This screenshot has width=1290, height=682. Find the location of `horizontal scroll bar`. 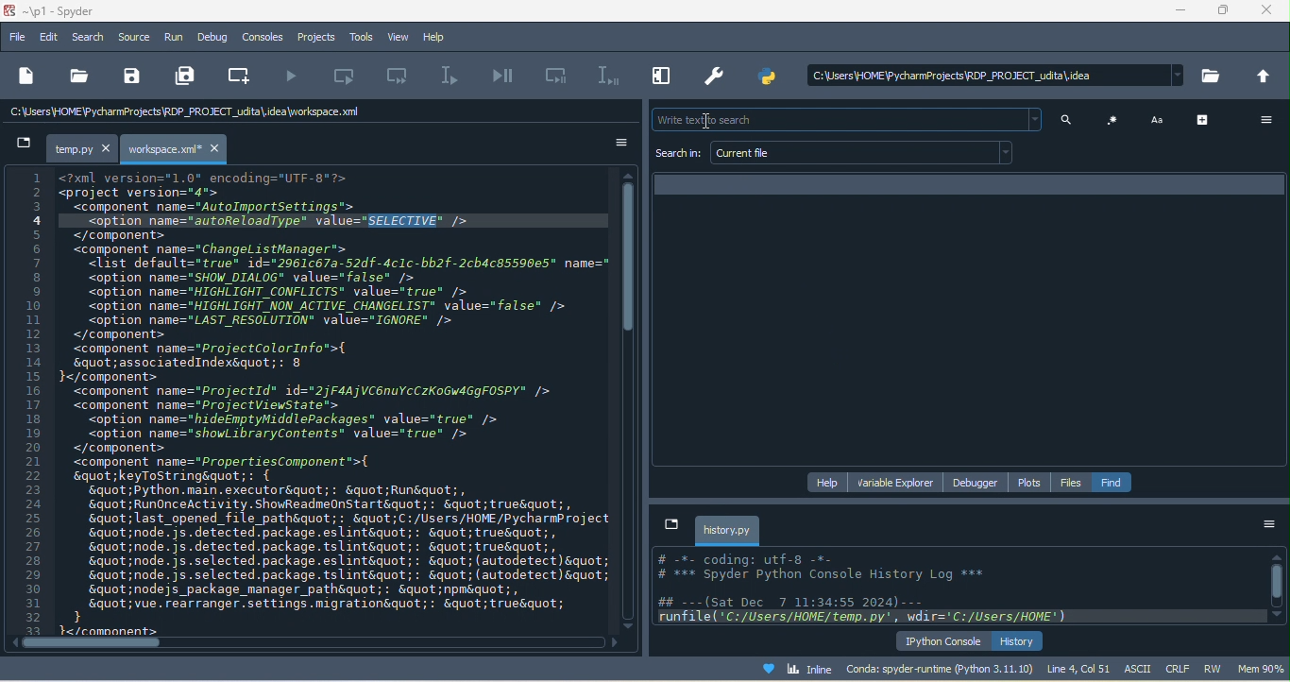

horizontal scroll bar is located at coordinates (79, 644).